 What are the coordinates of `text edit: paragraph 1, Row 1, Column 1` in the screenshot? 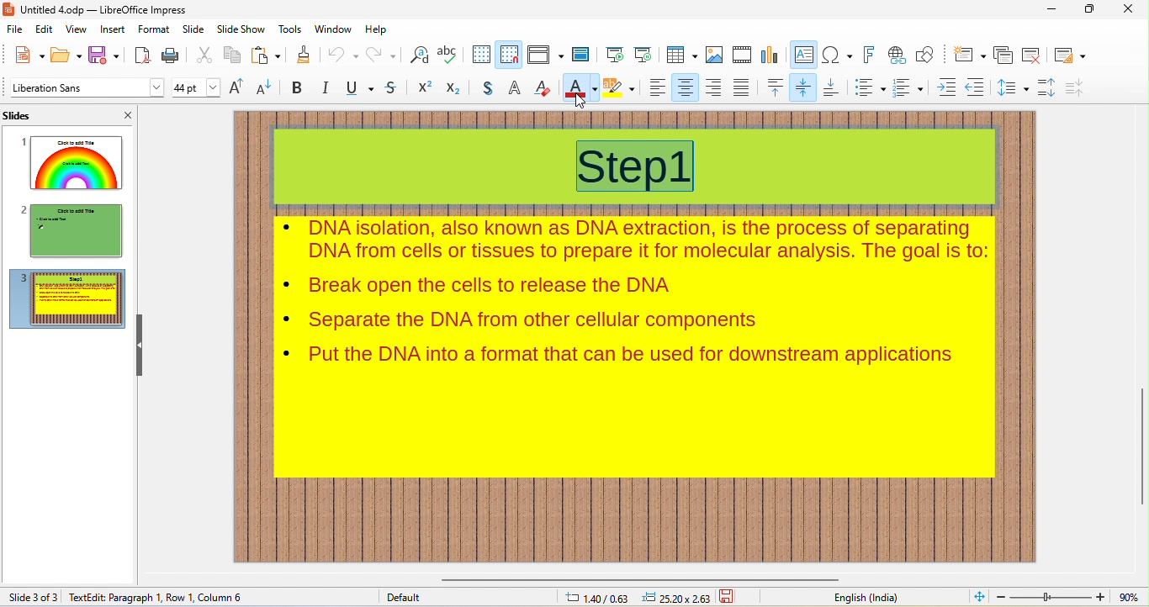 It's located at (161, 597).